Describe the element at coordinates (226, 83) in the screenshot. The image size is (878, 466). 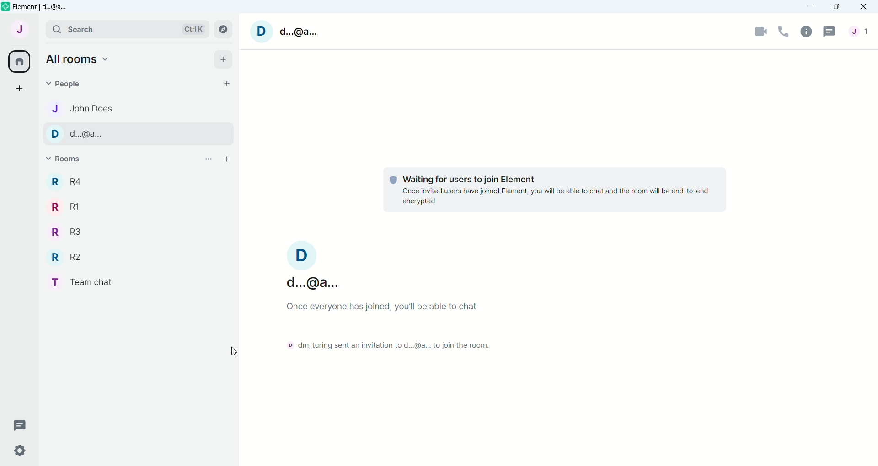
I see `Start chat` at that location.